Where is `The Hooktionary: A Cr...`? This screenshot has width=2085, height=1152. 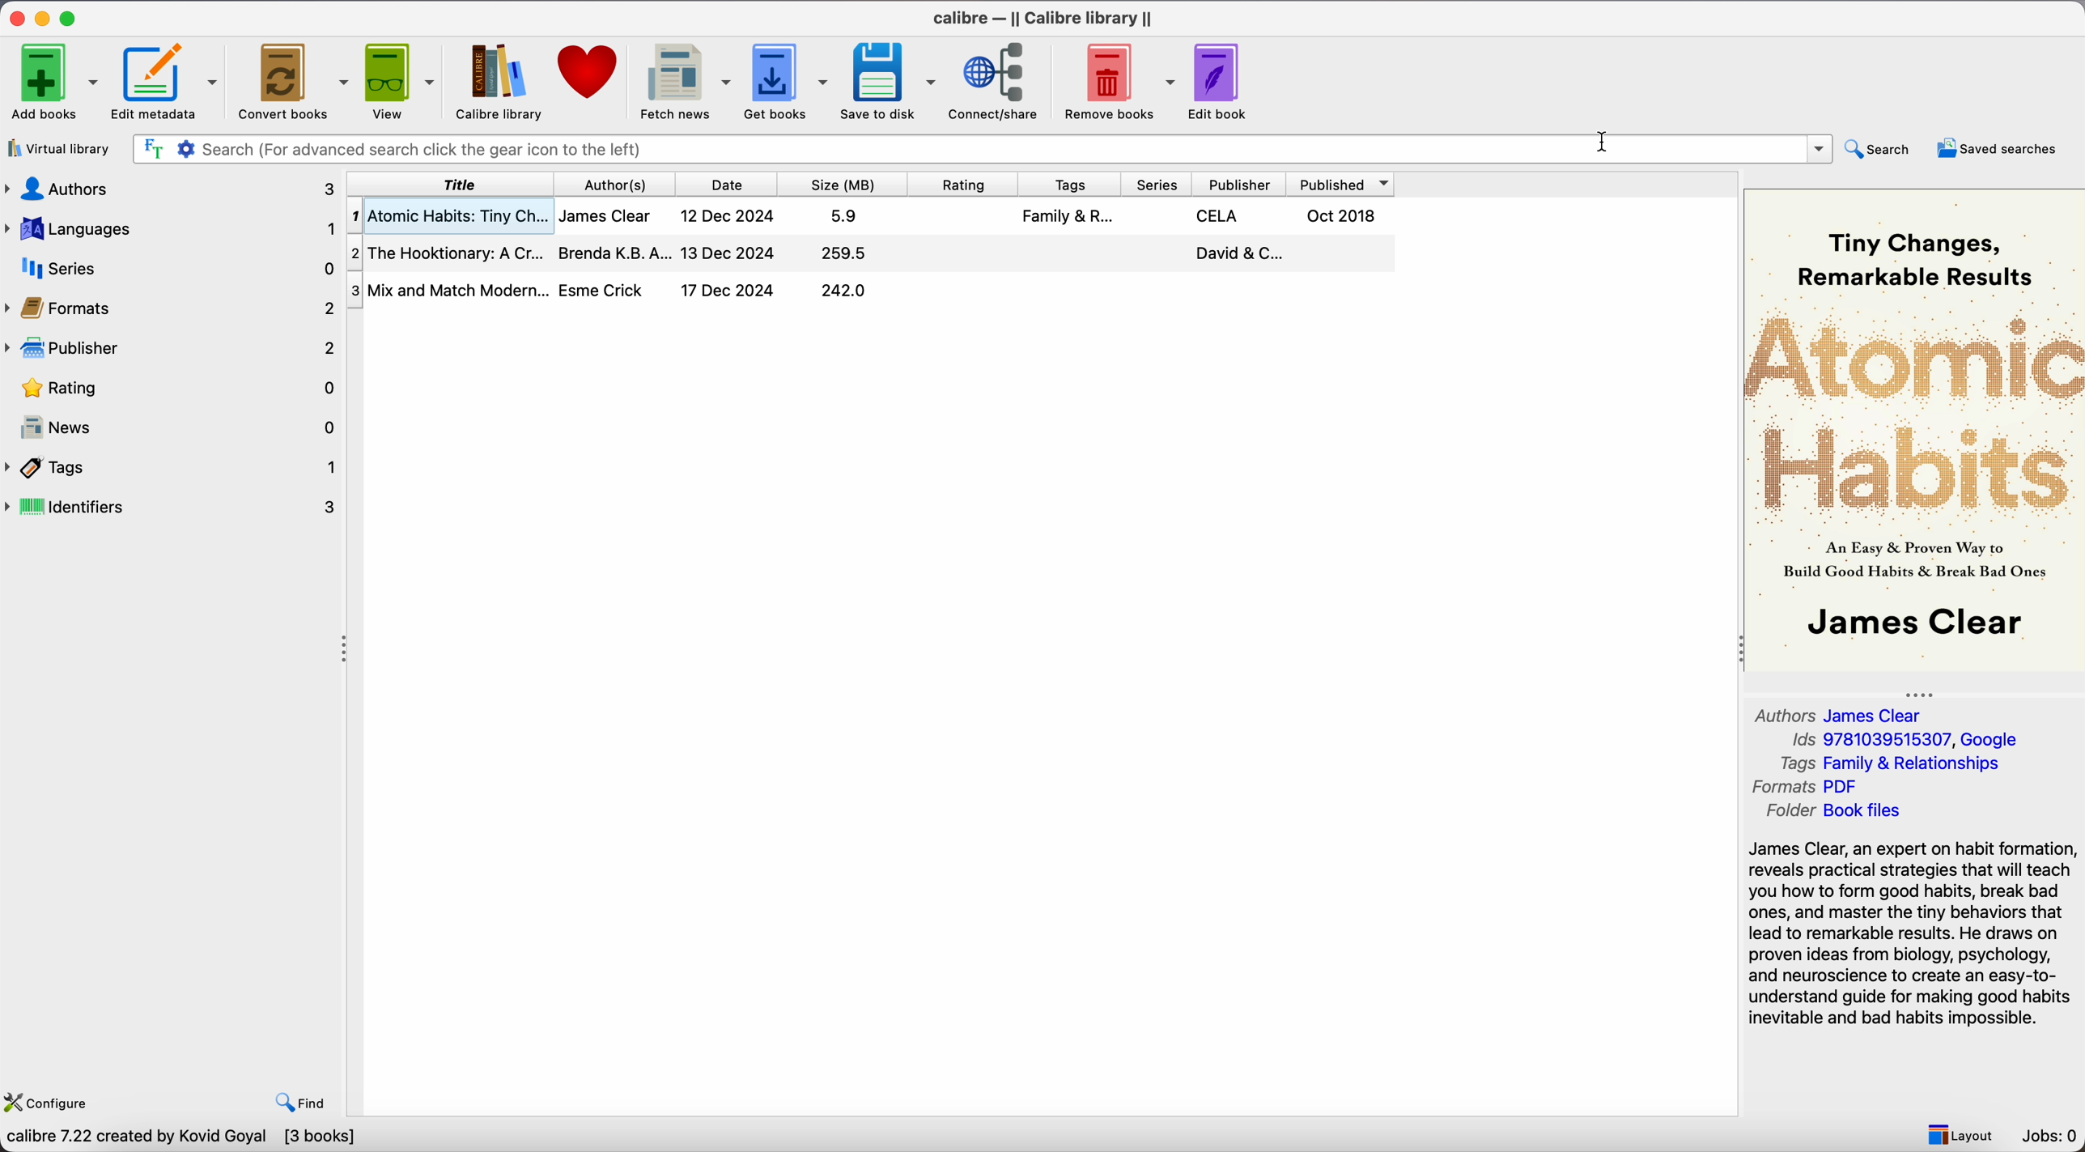 The Hooktionary: A Cr... is located at coordinates (453, 253).